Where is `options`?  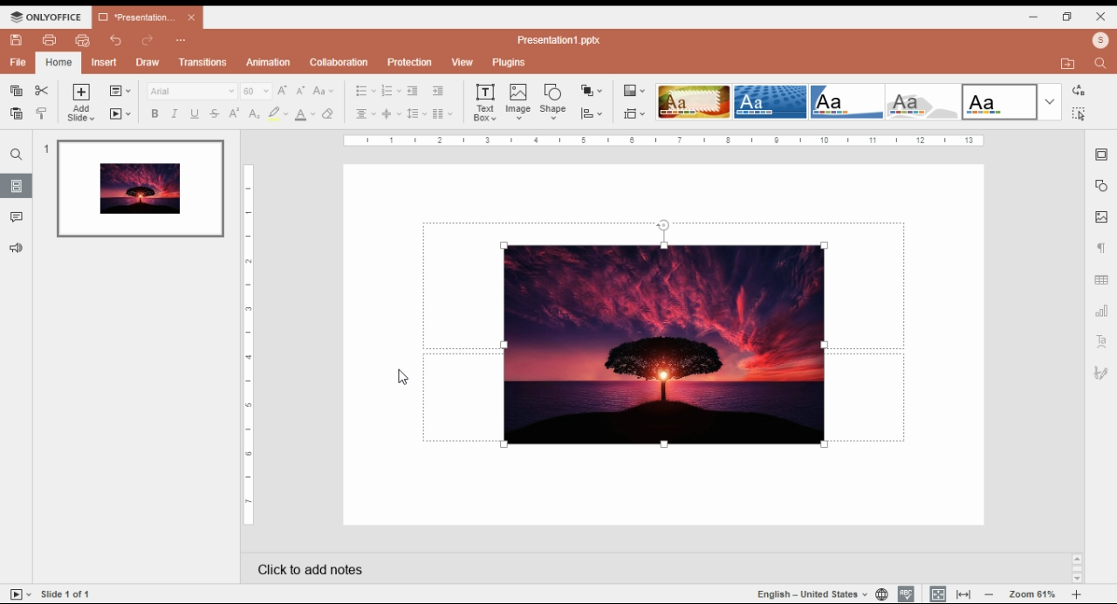
options is located at coordinates (182, 41).